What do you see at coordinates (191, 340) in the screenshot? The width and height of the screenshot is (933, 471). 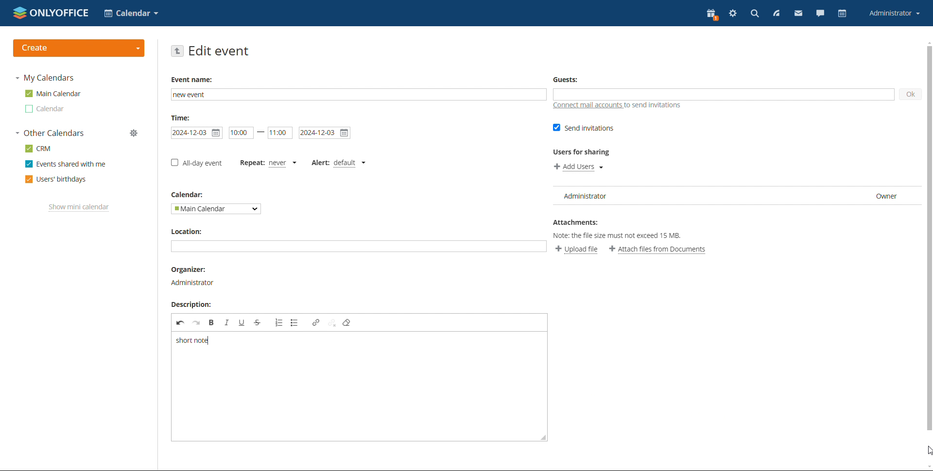 I see `note typed in` at bounding box center [191, 340].